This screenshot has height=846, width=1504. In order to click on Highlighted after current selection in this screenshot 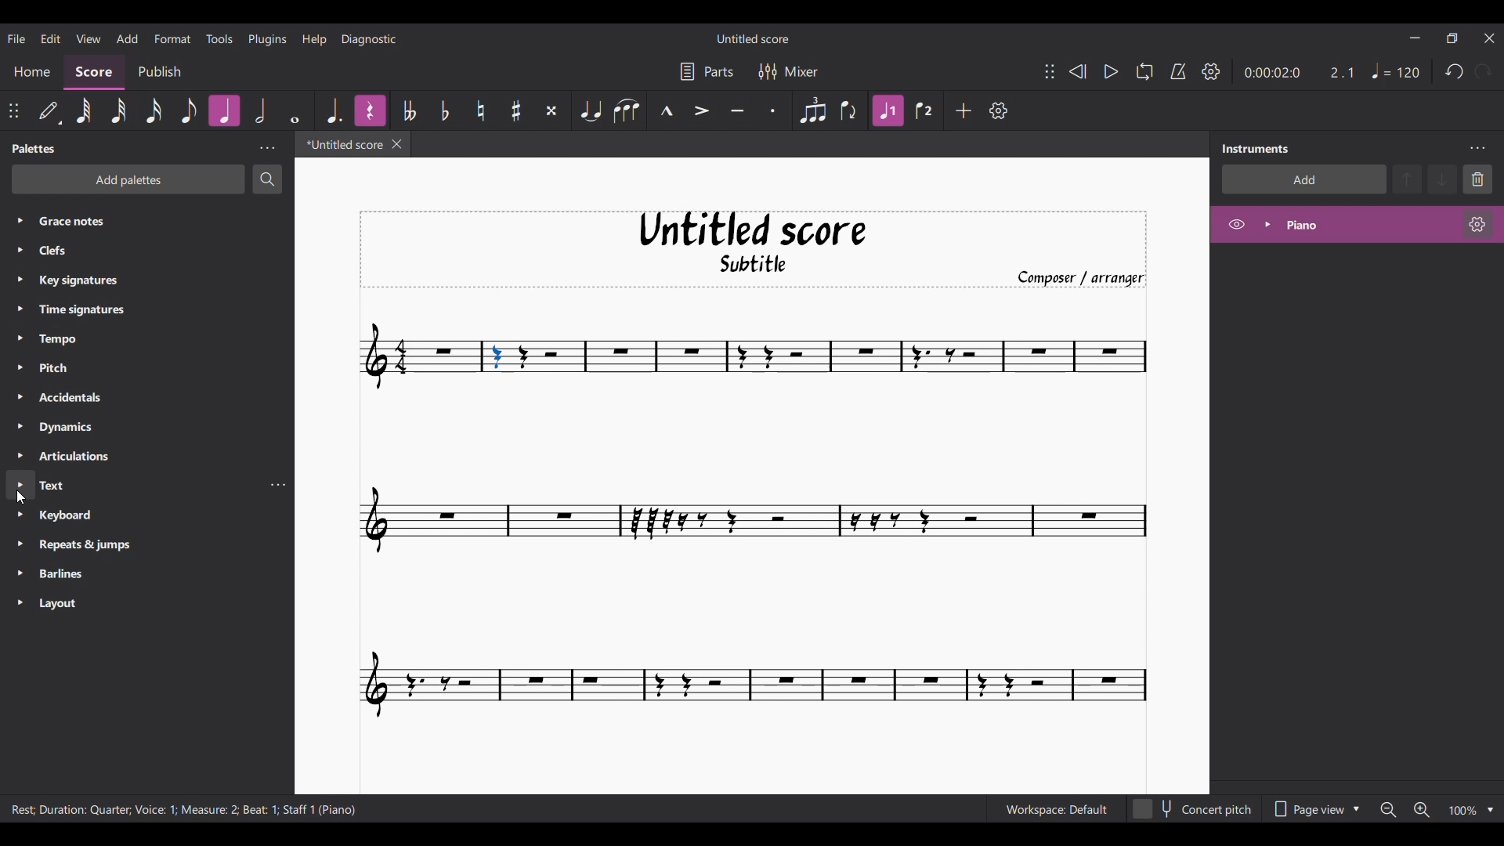, I will do `click(367, 110)`.